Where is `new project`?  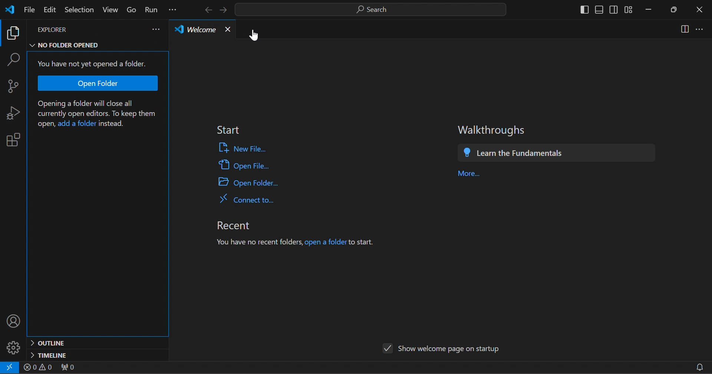
new project is located at coordinates (15, 86).